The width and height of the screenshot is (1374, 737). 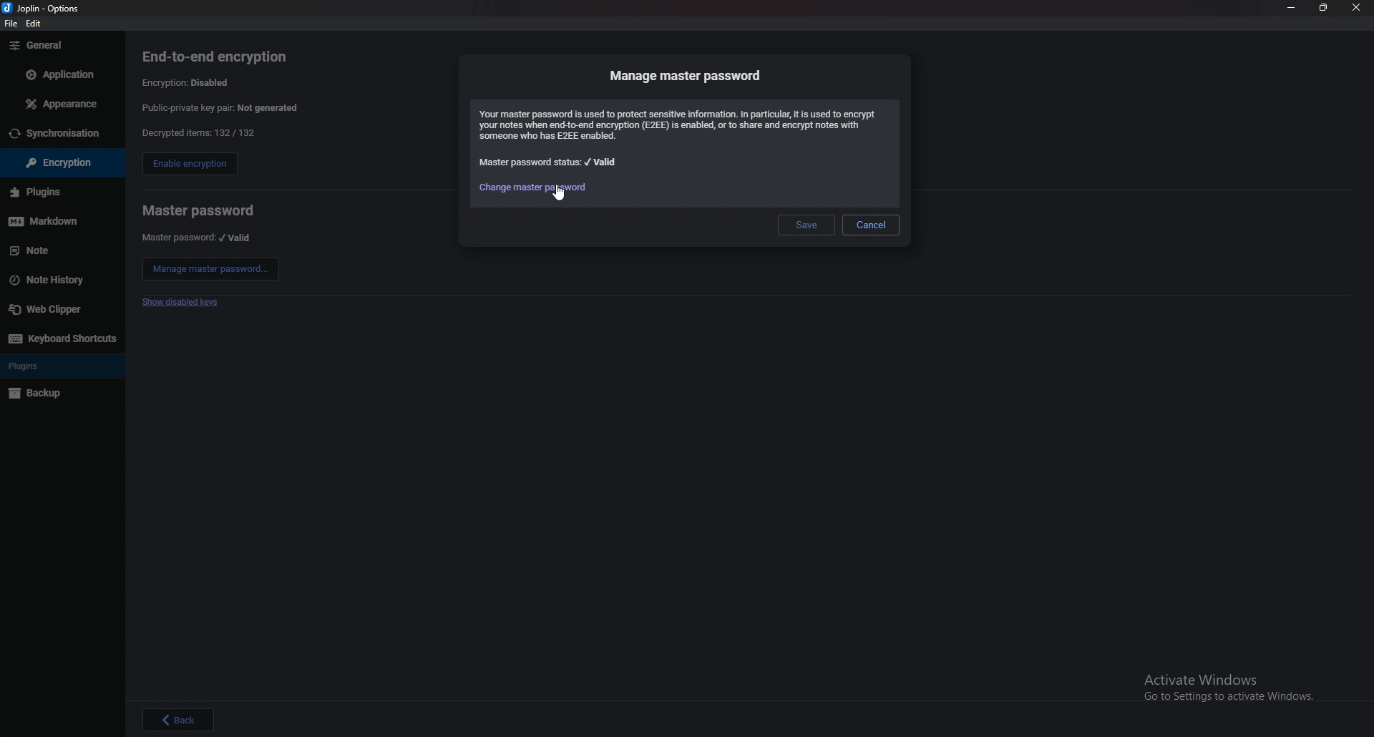 What do you see at coordinates (60, 366) in the screenshot?
I see `plugins` at bounding box center [60, 366].